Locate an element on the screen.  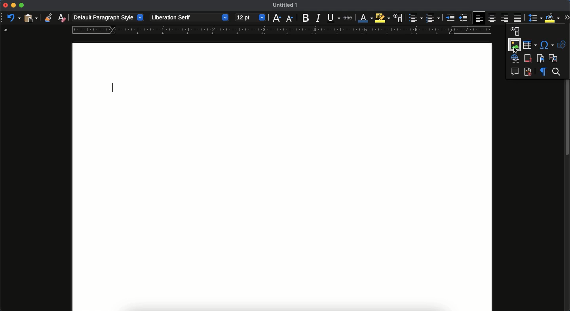
font color is located at coordinates (365, 18).